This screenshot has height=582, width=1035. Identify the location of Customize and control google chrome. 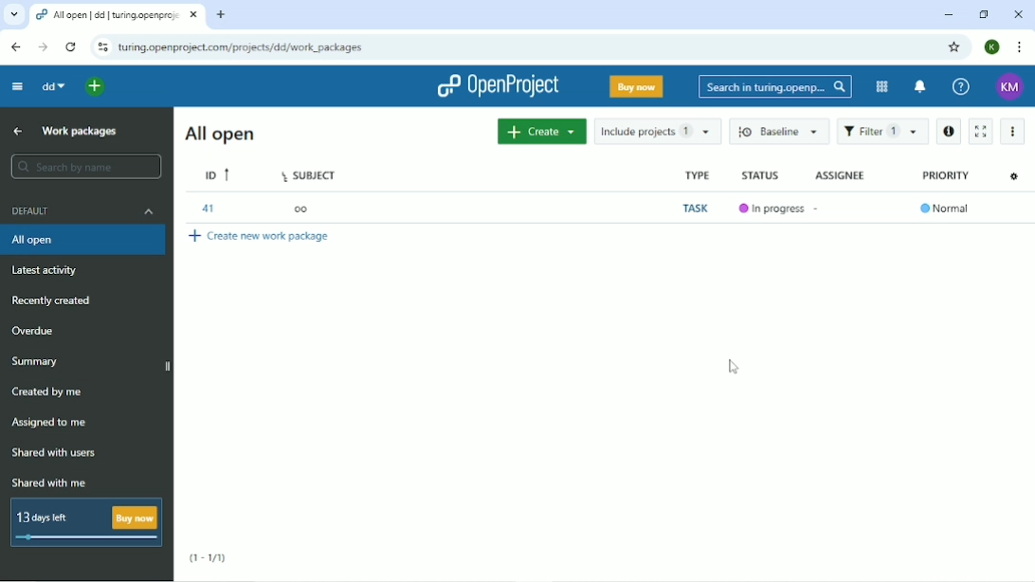
(1019, 48).